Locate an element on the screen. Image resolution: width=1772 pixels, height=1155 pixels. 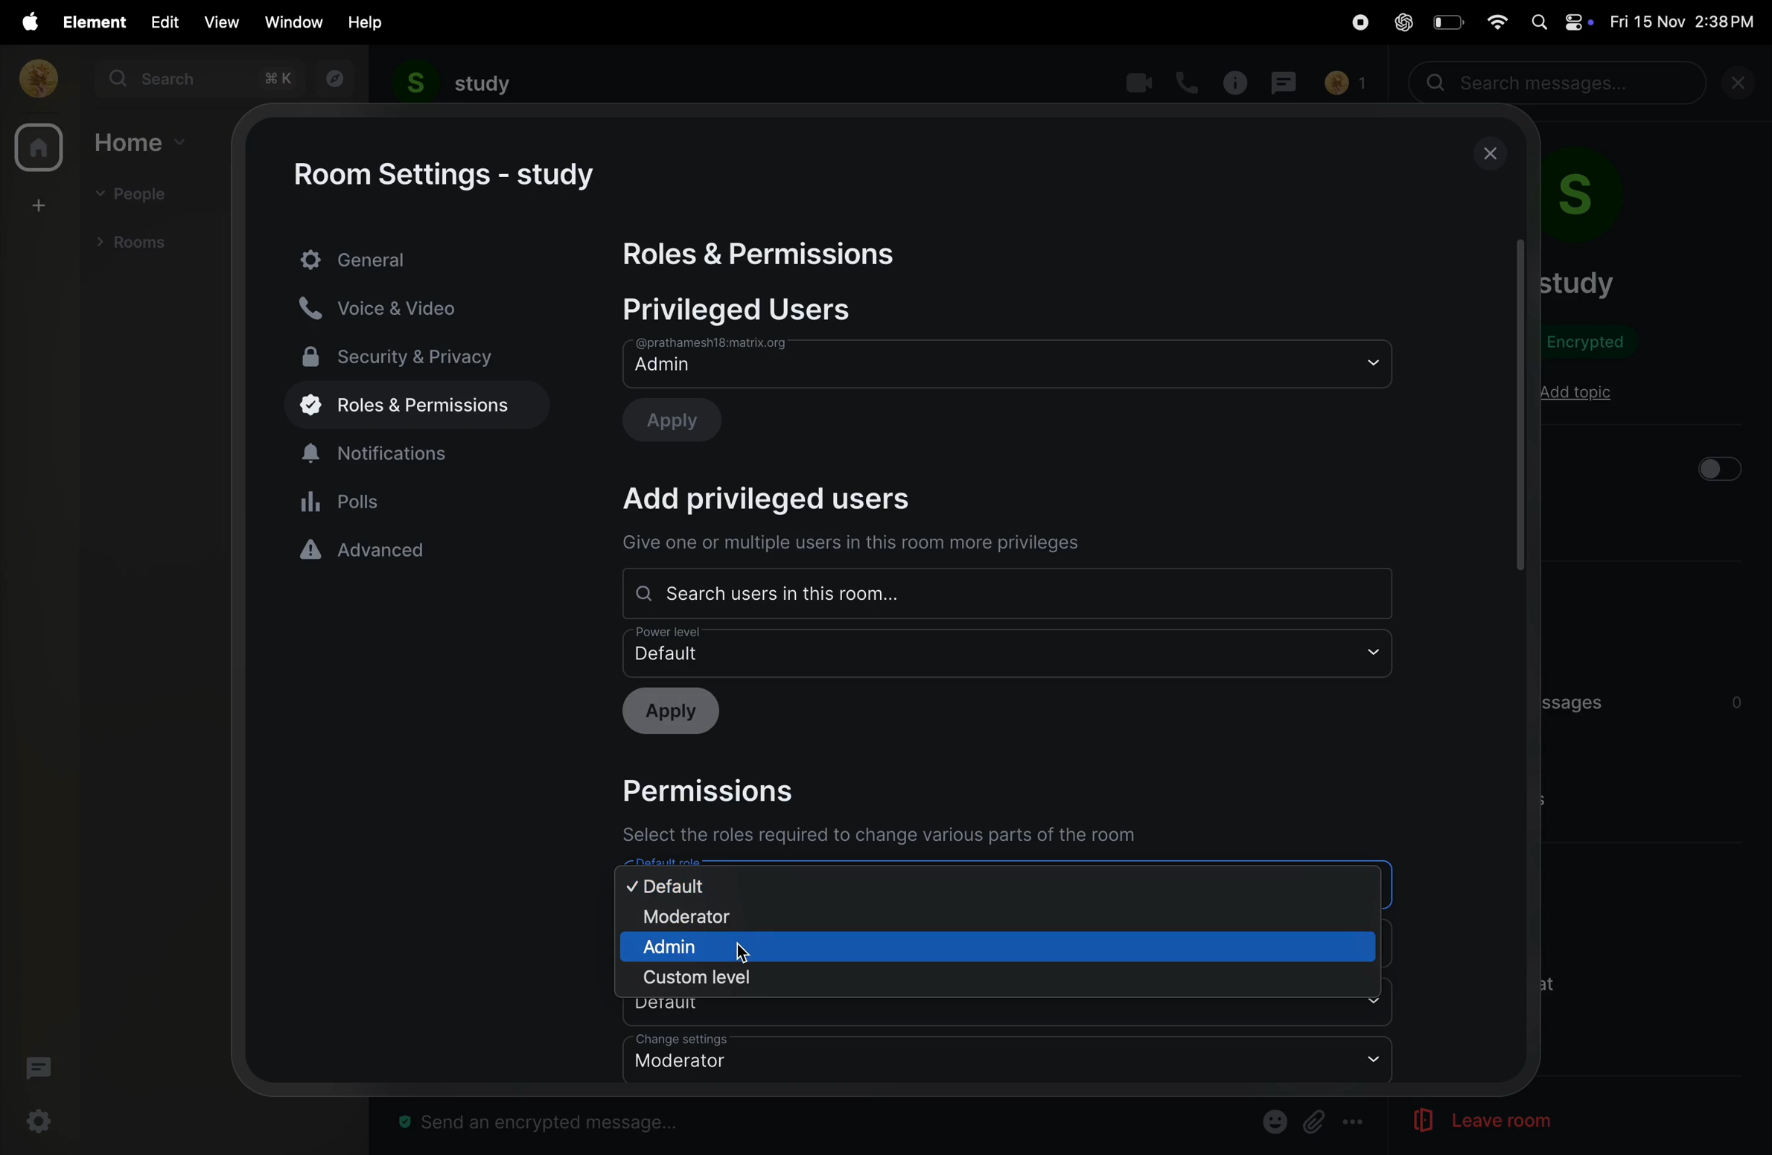
moderator is located at coordinates (716, 918).